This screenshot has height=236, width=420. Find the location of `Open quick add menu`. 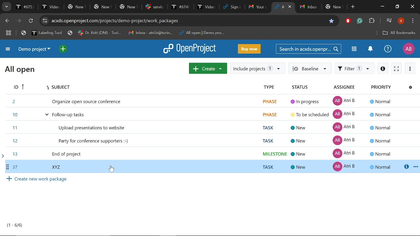

Open quick add menu is located at coordinates (64, 49).